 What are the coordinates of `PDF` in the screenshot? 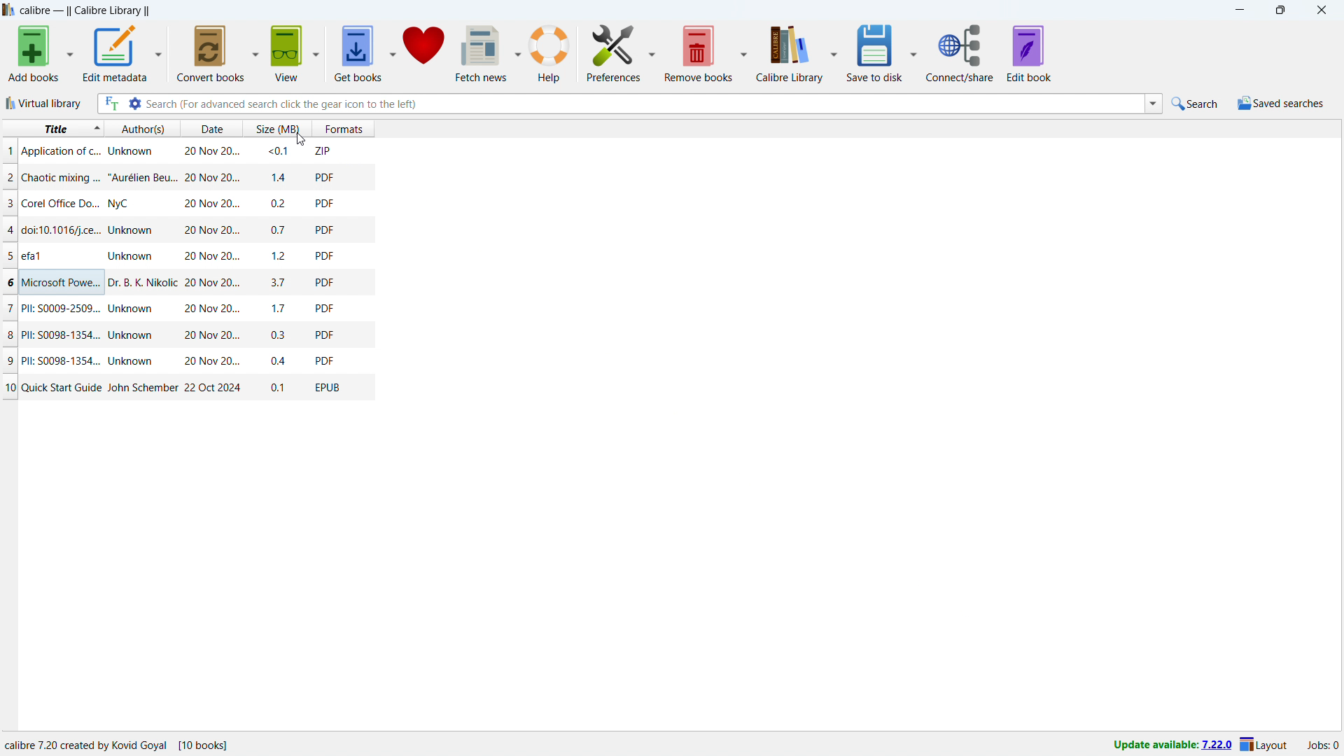 It's located at (325, 202).